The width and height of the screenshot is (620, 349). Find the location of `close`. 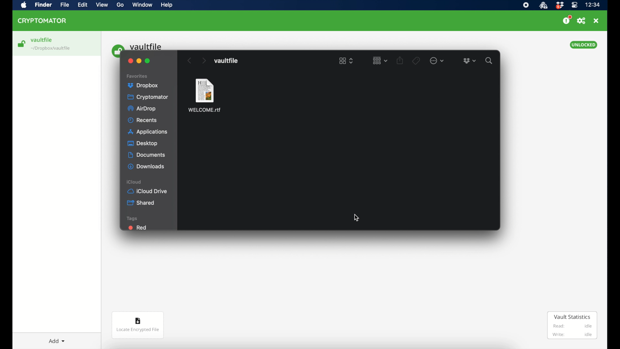

close is located at coordinates (597, 20).